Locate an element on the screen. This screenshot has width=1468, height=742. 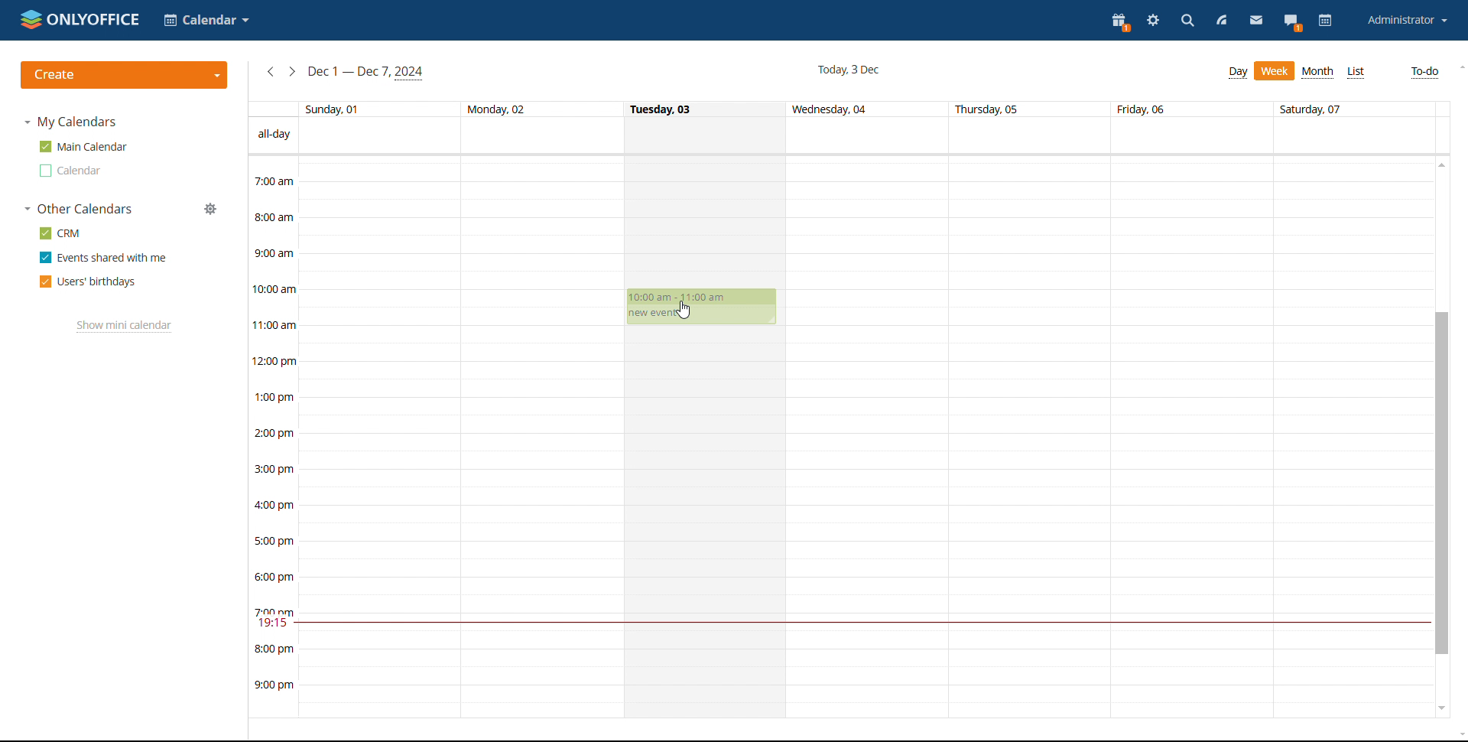
8:00 am is located at coordinates (274, 216).